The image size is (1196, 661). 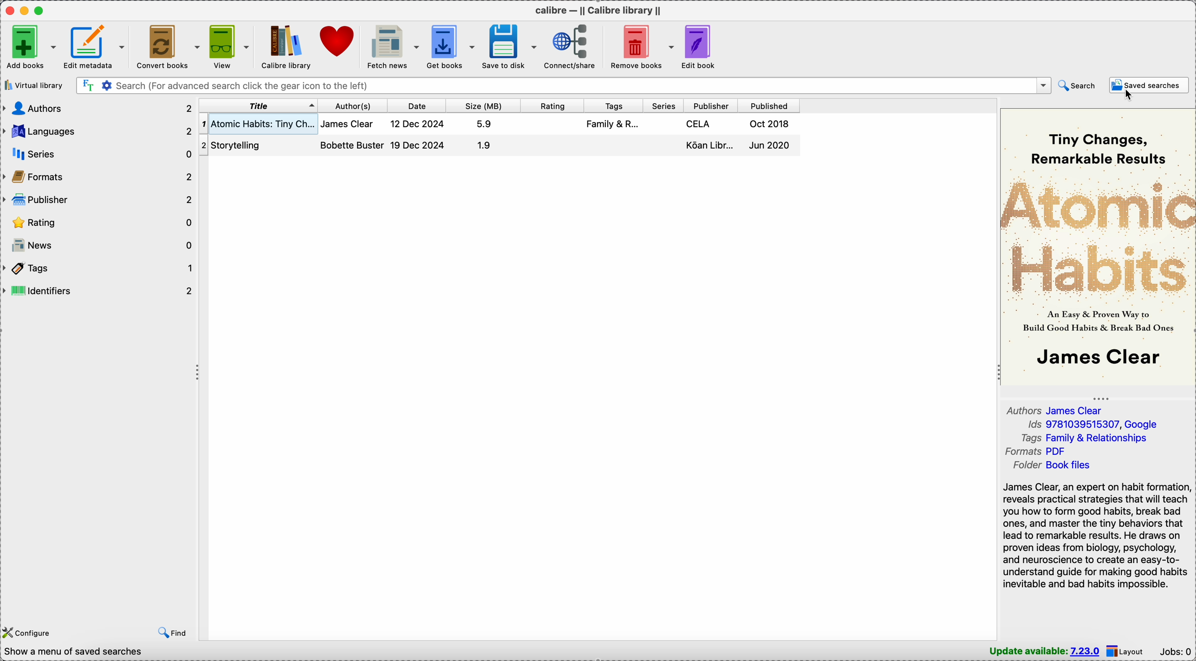 What do you see at coordinates (420, 135) in the screenshot?
I see `date` at bounding box center [420, 135].